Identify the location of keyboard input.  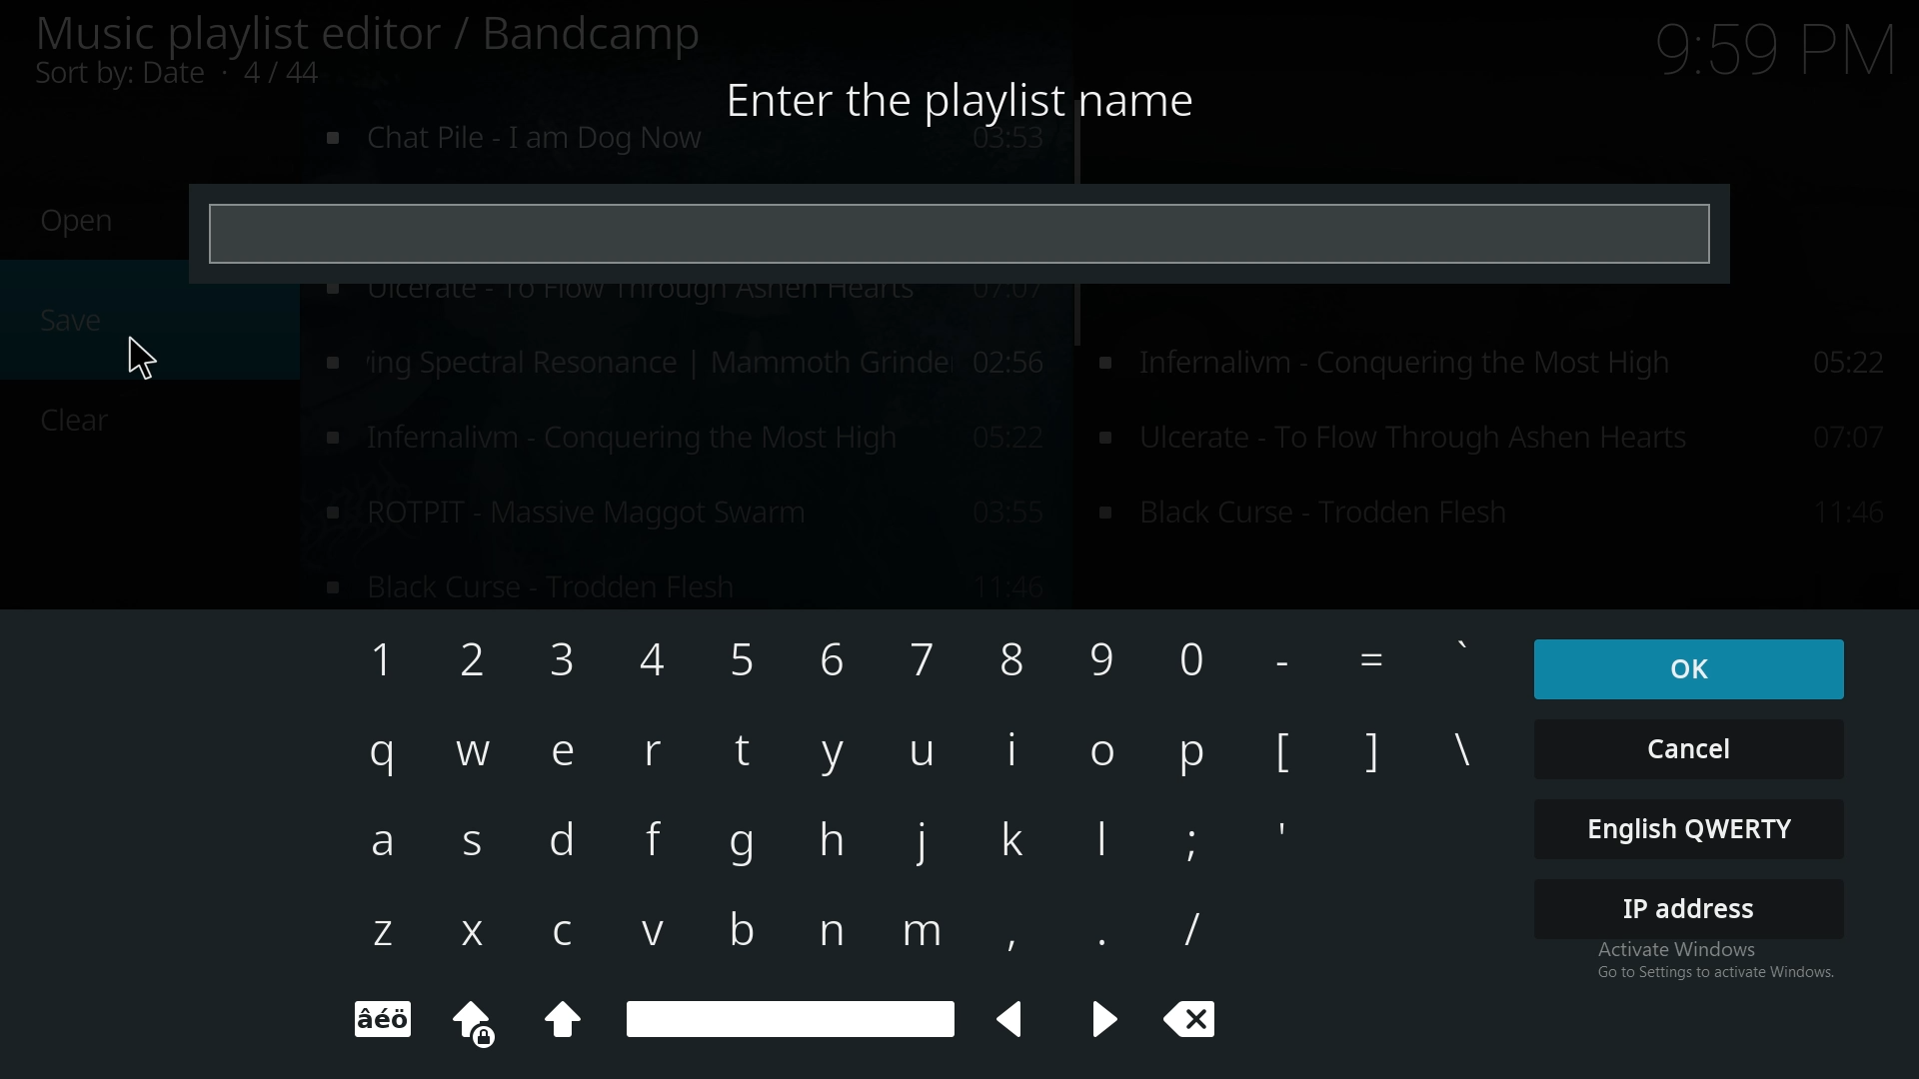
(660, 835).